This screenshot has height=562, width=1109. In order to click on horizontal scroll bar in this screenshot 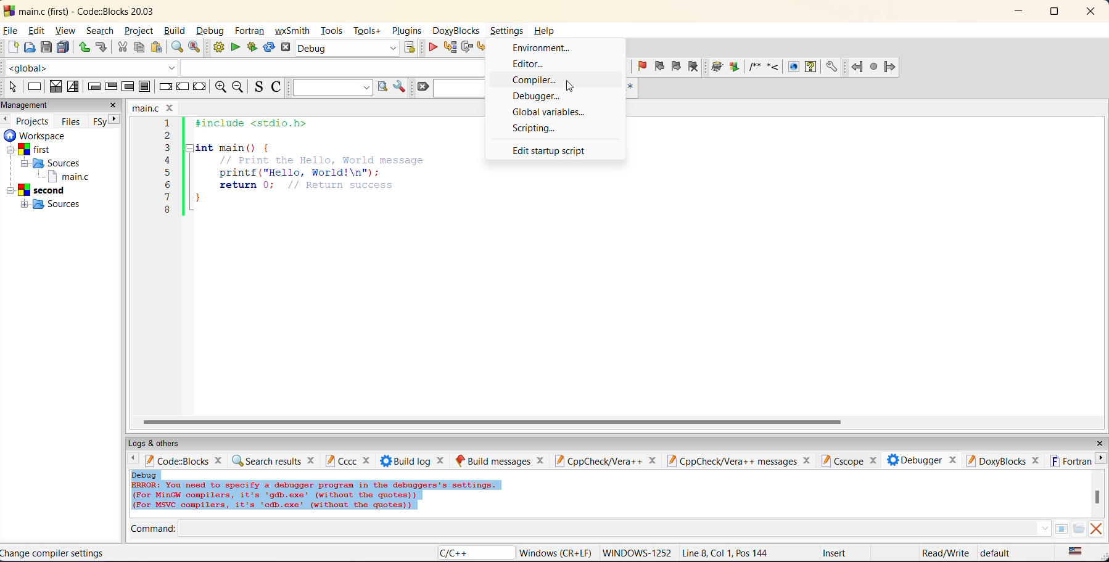, I will do `click(495, 421)`.